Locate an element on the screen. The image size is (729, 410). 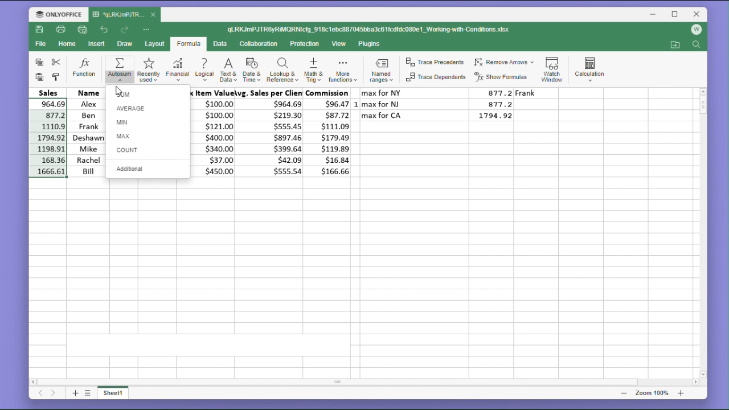
protection is located at coordinates (306, 44).